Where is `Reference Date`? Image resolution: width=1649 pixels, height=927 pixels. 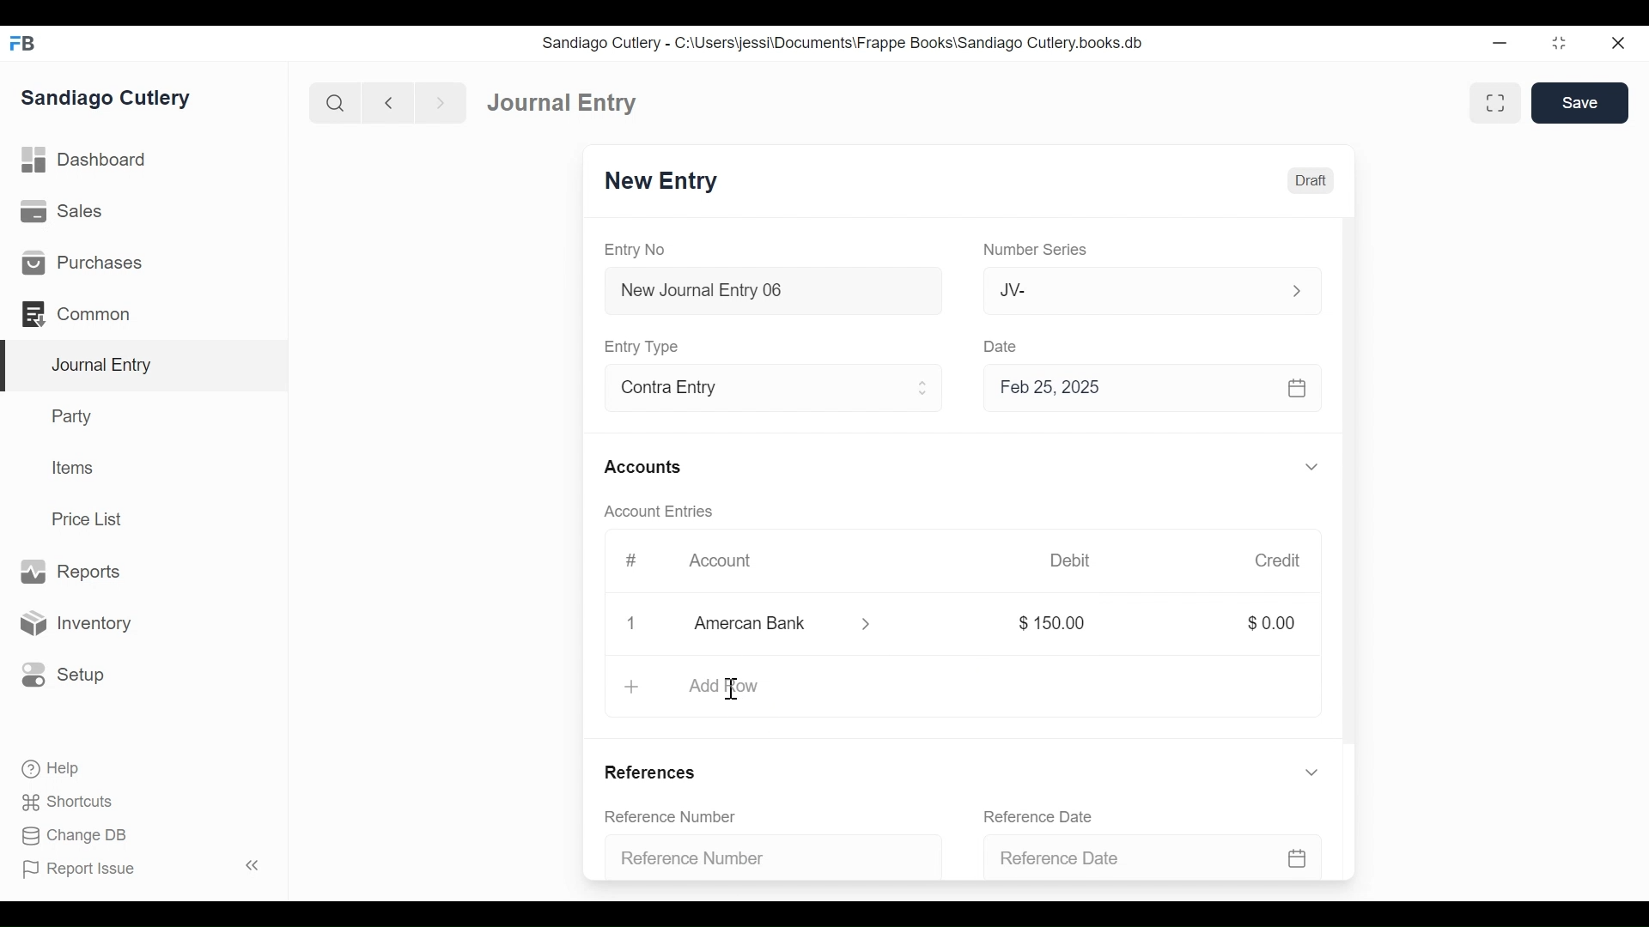 Reference Date is located at coordinates (1156, 856).